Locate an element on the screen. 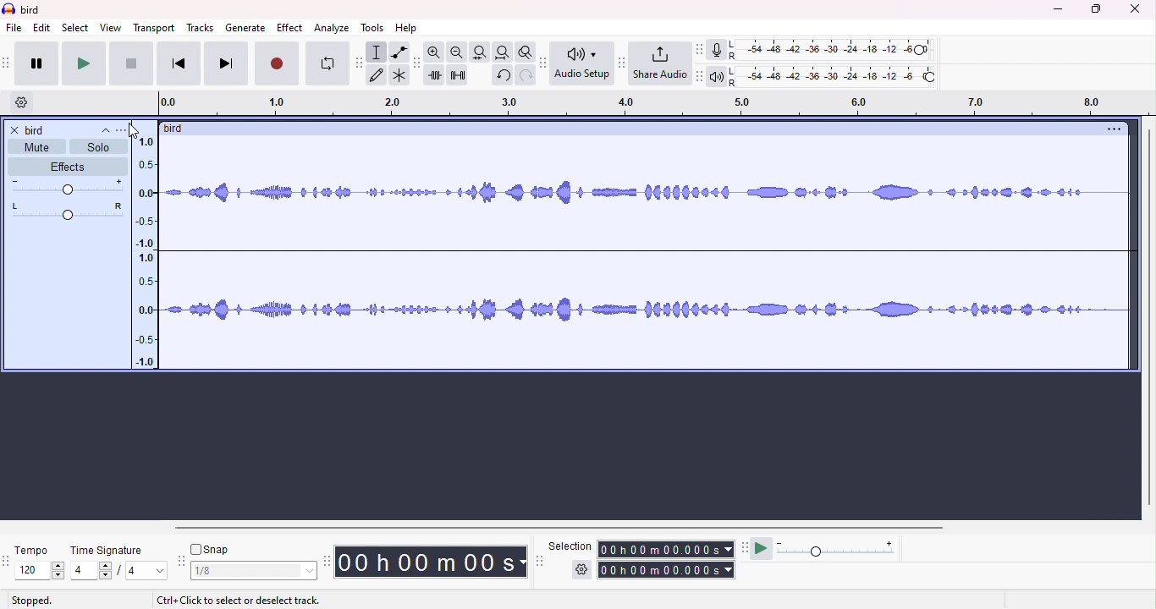 The width and height of the screenshot is (1156, 609). effect is located at coordinates (289, 27).